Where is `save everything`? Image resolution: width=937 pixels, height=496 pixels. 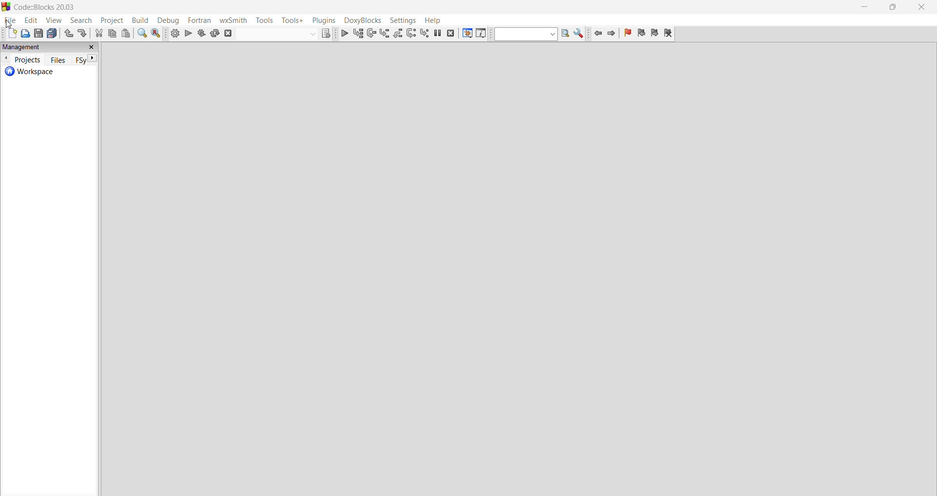
save everything is located at coordinates (52, 34).